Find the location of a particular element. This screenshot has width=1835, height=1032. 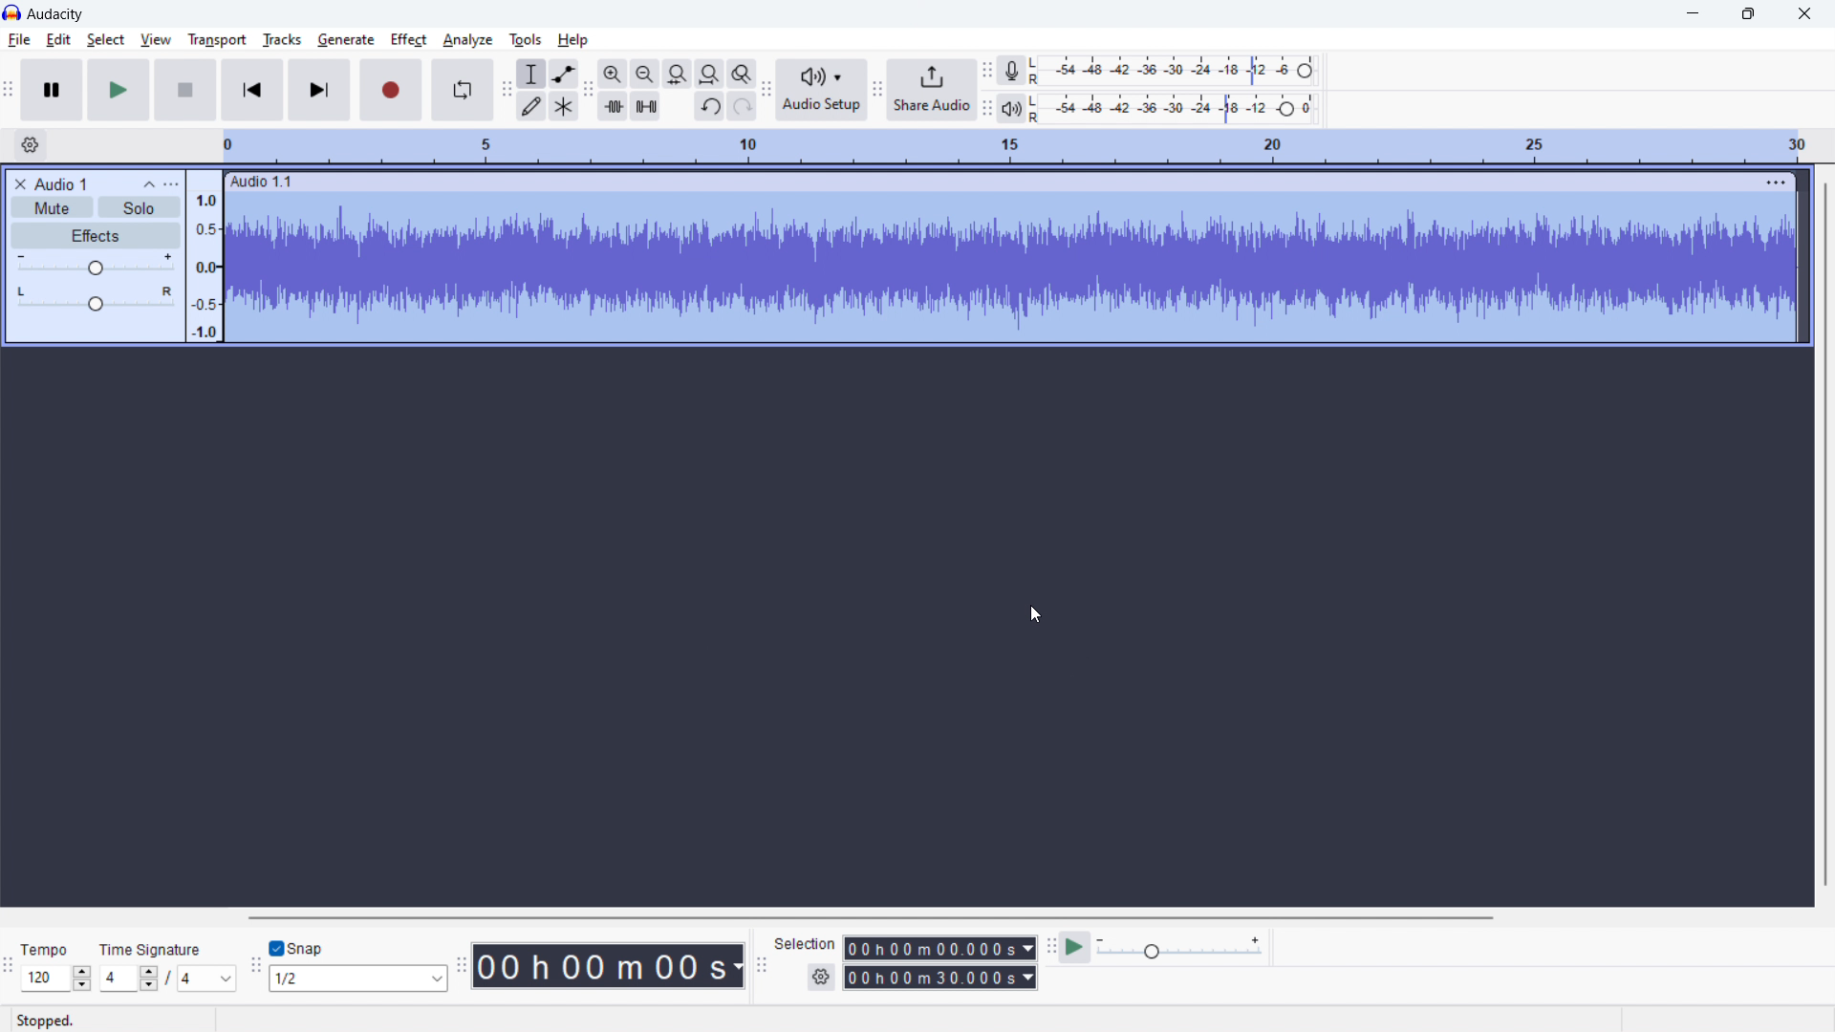

title is located at coordinates (55, 14).